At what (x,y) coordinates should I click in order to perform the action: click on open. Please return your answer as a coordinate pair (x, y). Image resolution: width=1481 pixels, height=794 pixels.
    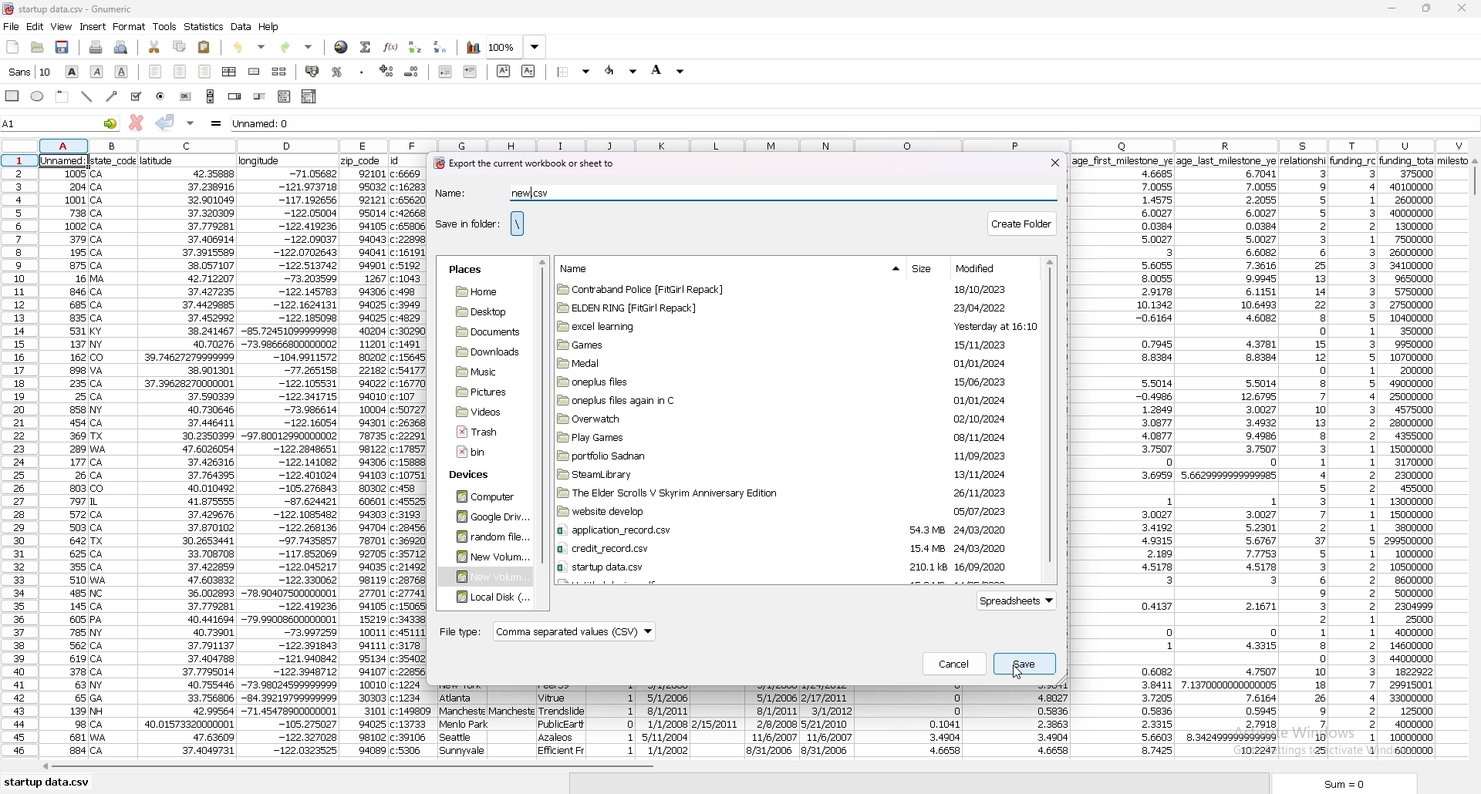
    Looking at the image, I should click on (39, 48).